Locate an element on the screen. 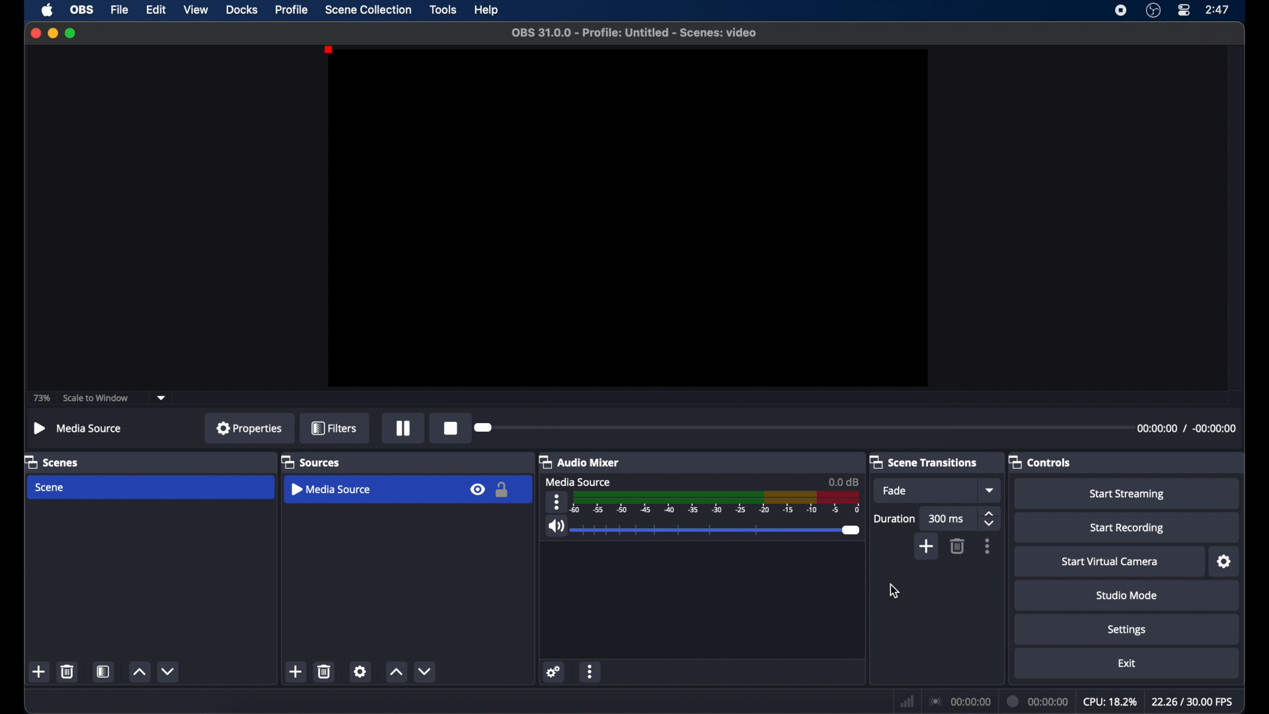  timeline  is located at coordinates (717, 502).